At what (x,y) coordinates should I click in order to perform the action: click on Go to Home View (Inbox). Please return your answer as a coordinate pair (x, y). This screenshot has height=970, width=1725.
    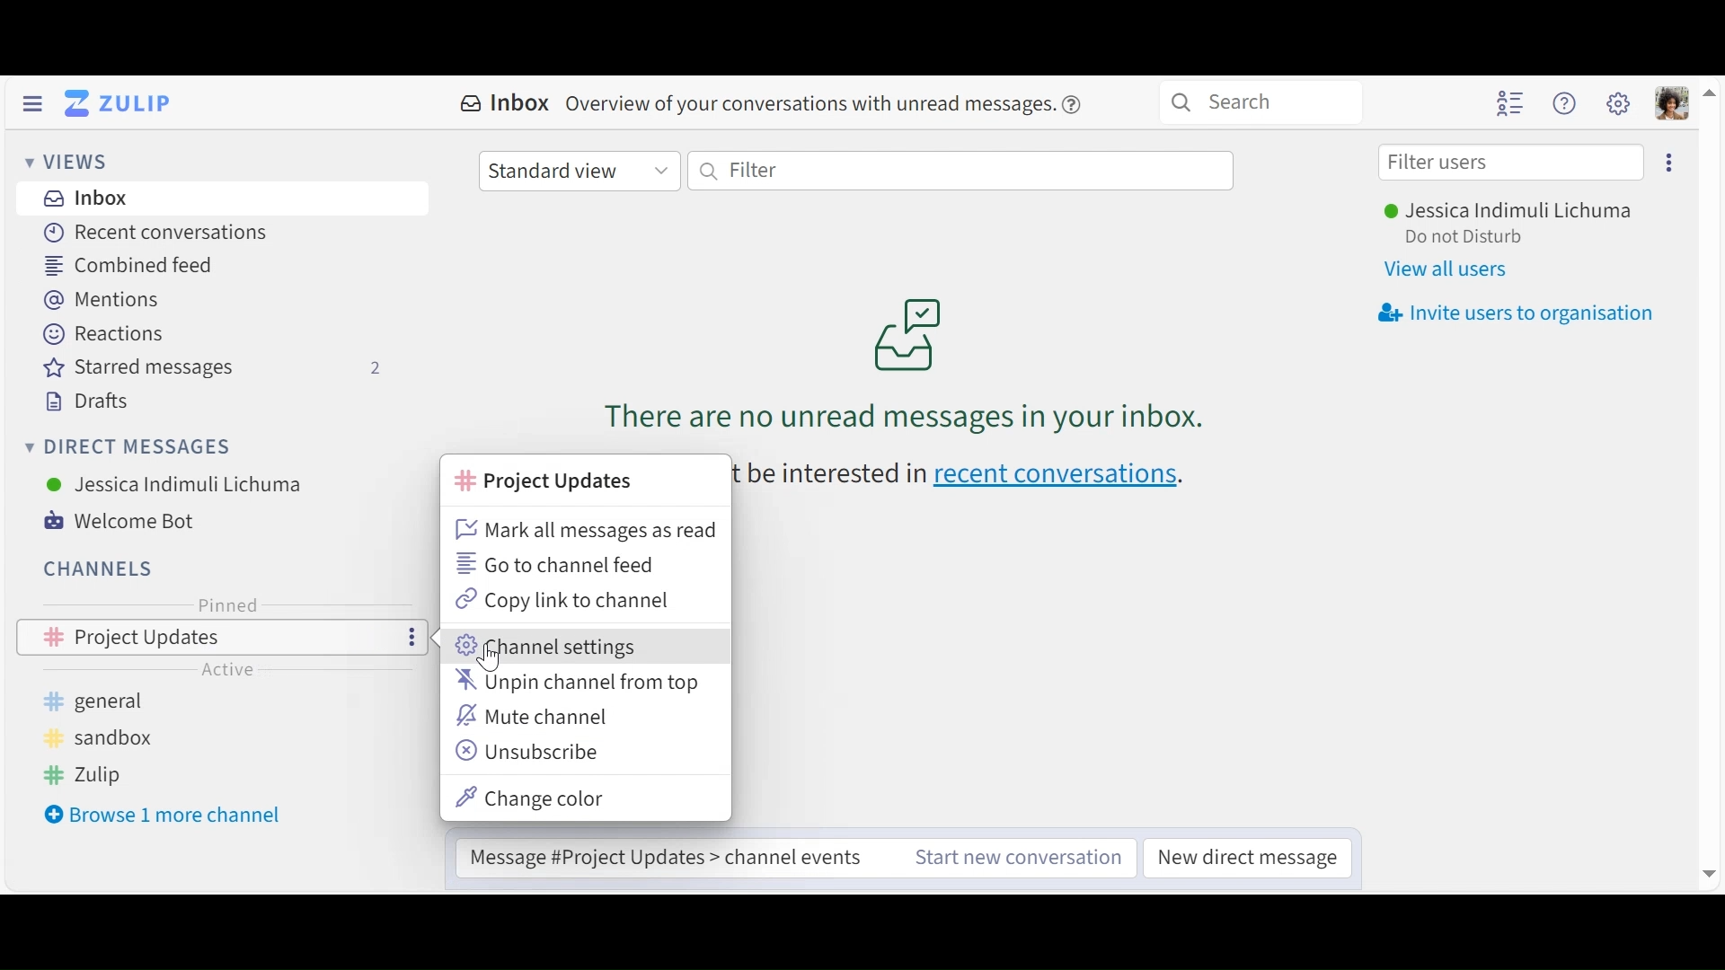
    Looking at the image, I should click on (122, 102).